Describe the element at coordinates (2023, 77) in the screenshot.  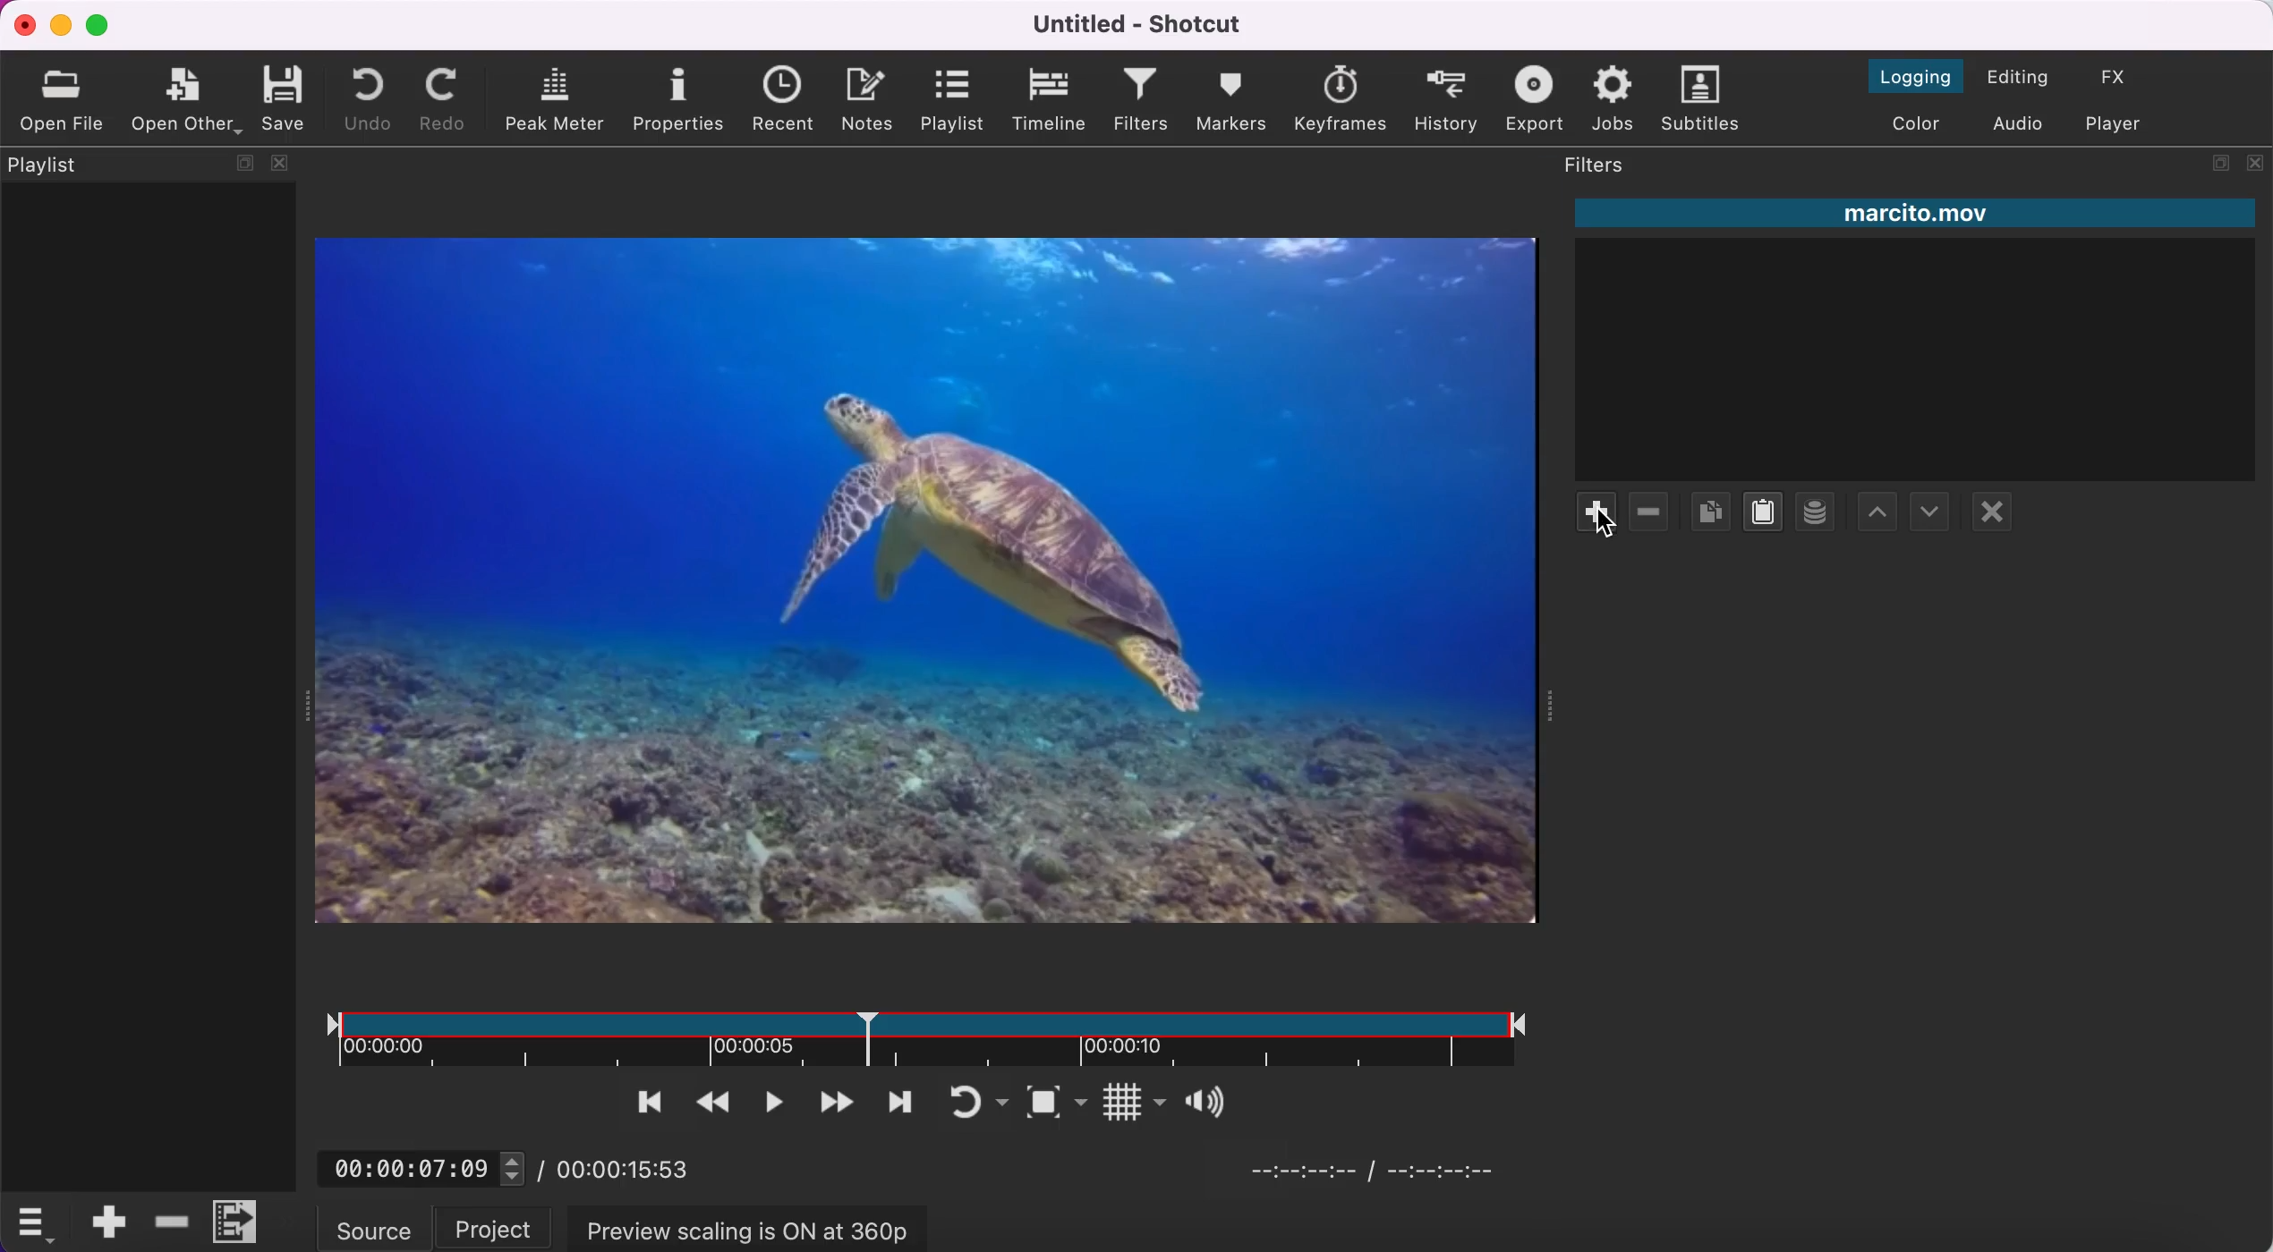
I see `switch to the editing layout` at that location.